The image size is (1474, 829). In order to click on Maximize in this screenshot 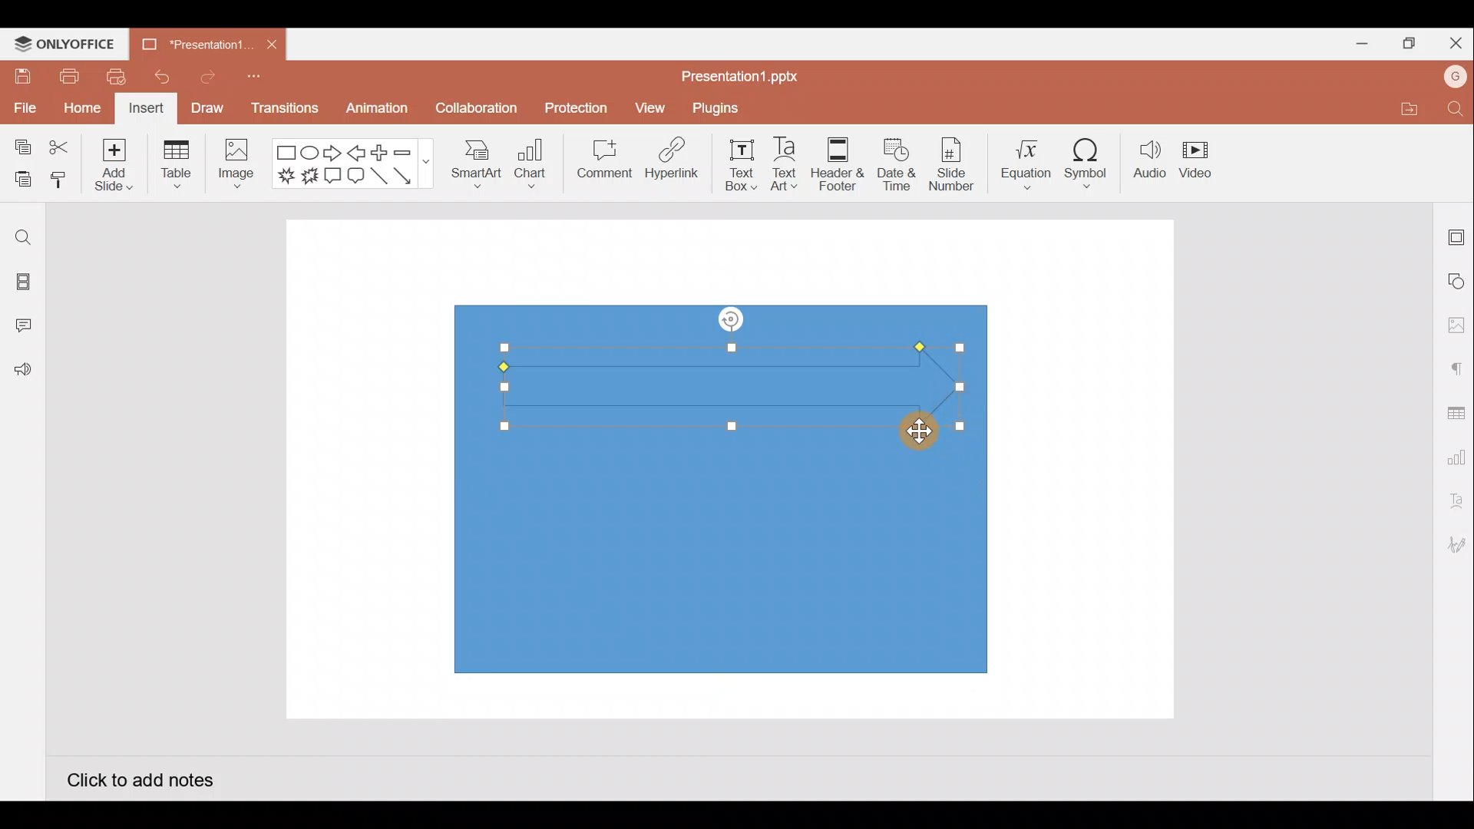, I will do `click(1405, 44)`.